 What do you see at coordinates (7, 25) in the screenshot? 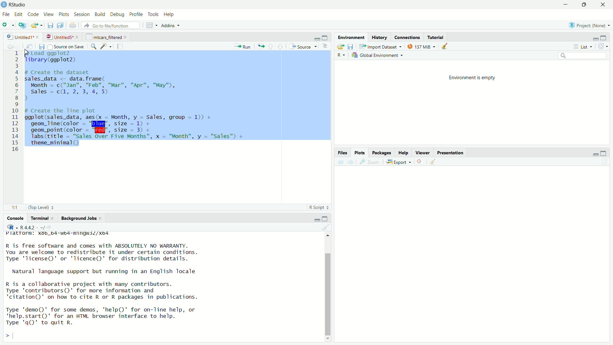
I see `new file` at bounding box center [7, 25].